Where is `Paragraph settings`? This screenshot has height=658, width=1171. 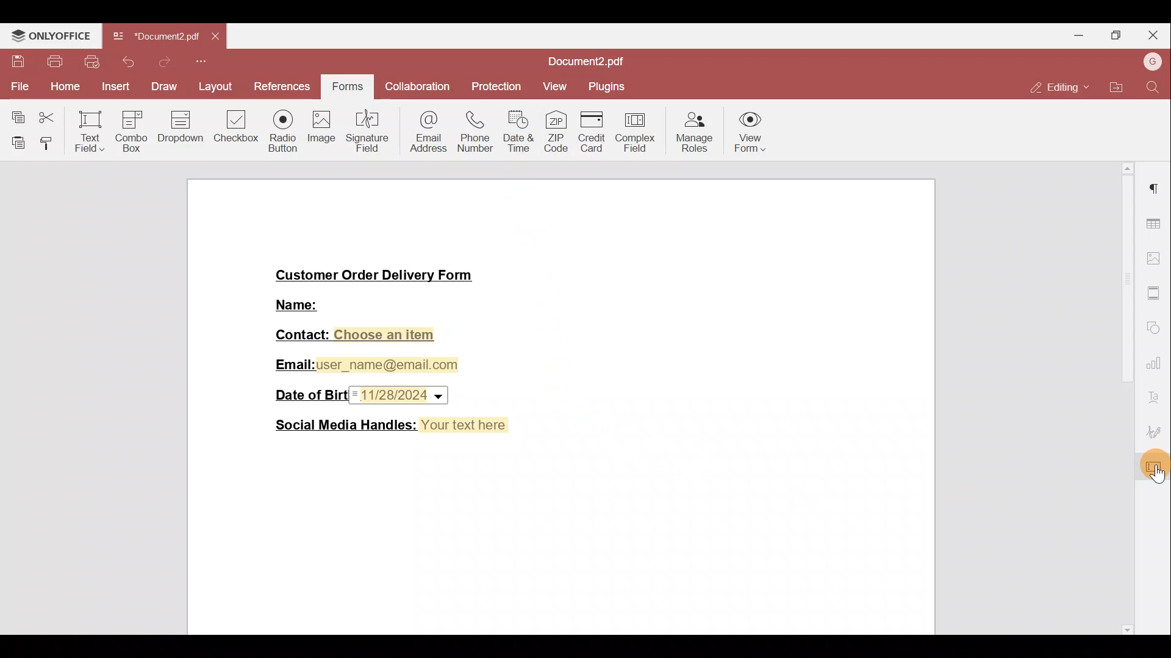 Paragraph settings is located at coordinates (1157, 188).